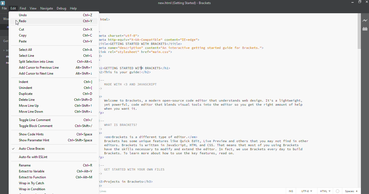 Image resolution: width=369 pixels, height=194 pixels. Describe the element at coordinates (88, 42) in the screenshot. I see `ctrl+v` at that location.